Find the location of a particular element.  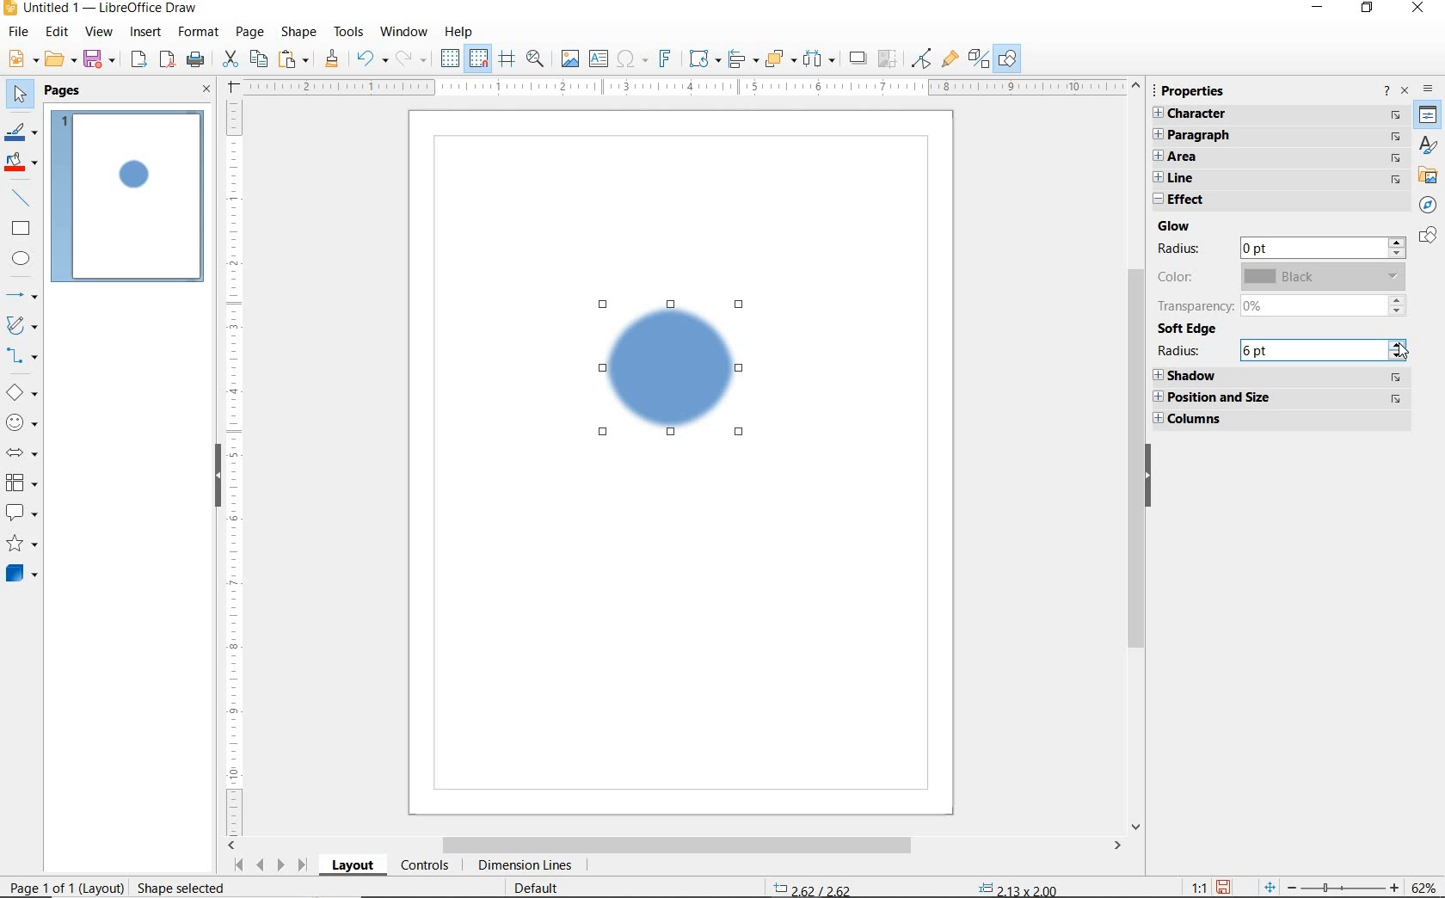

POSITION AND SIZE is located at coordinates (1279, 397).